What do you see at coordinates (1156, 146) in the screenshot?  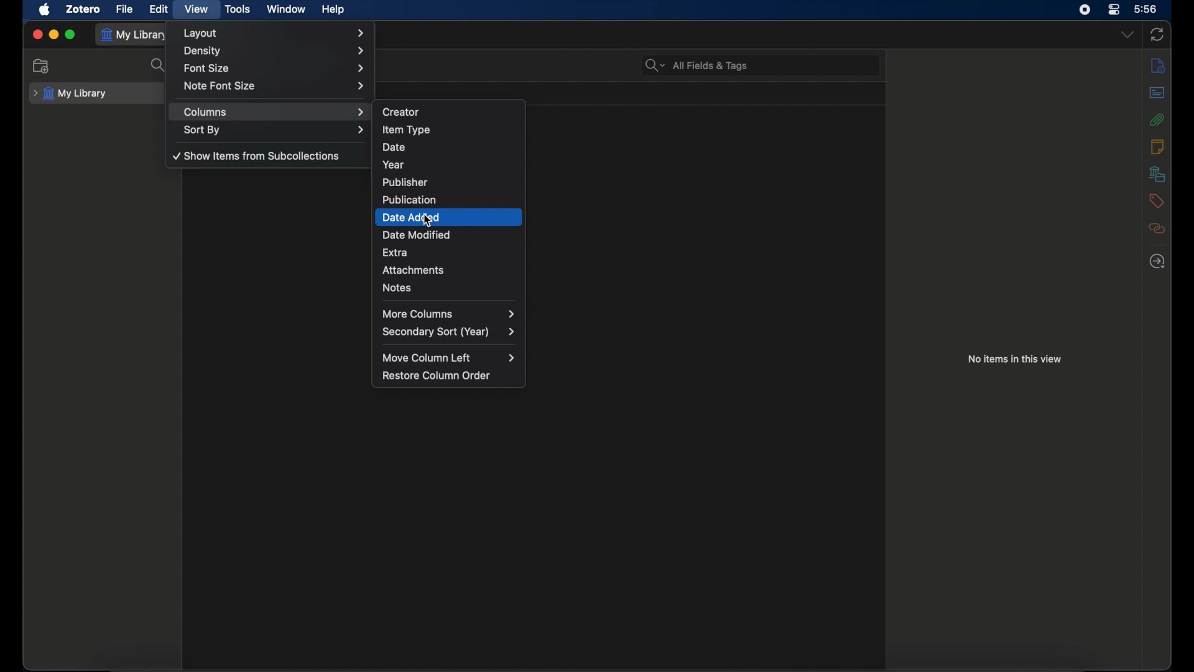 I see `notes` at bounding box center [1156, 146].